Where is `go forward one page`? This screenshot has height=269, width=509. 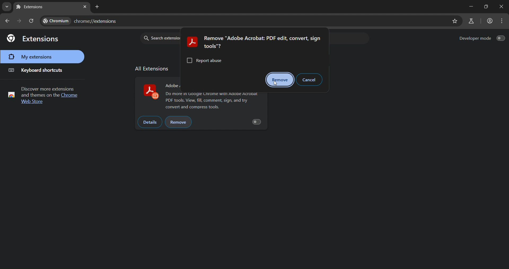 go forward one page is located at coordinates (20, 21).